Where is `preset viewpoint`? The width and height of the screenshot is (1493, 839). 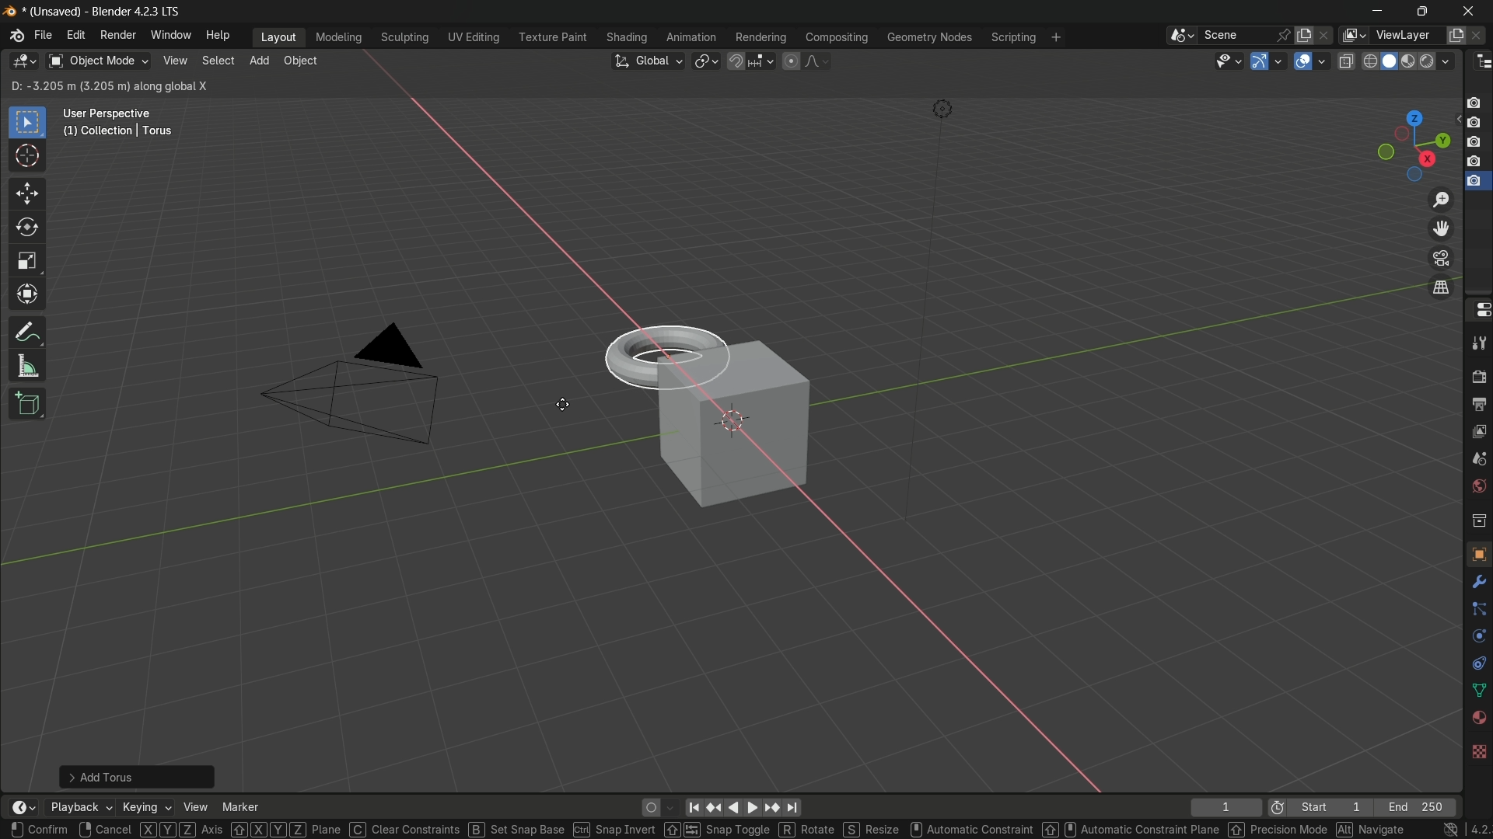 preset viewpoint is located at coordinates (1413, 146).